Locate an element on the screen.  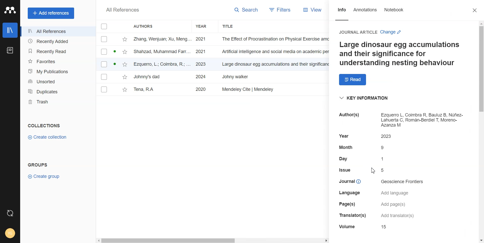
star is located at coordinates (125, 90).